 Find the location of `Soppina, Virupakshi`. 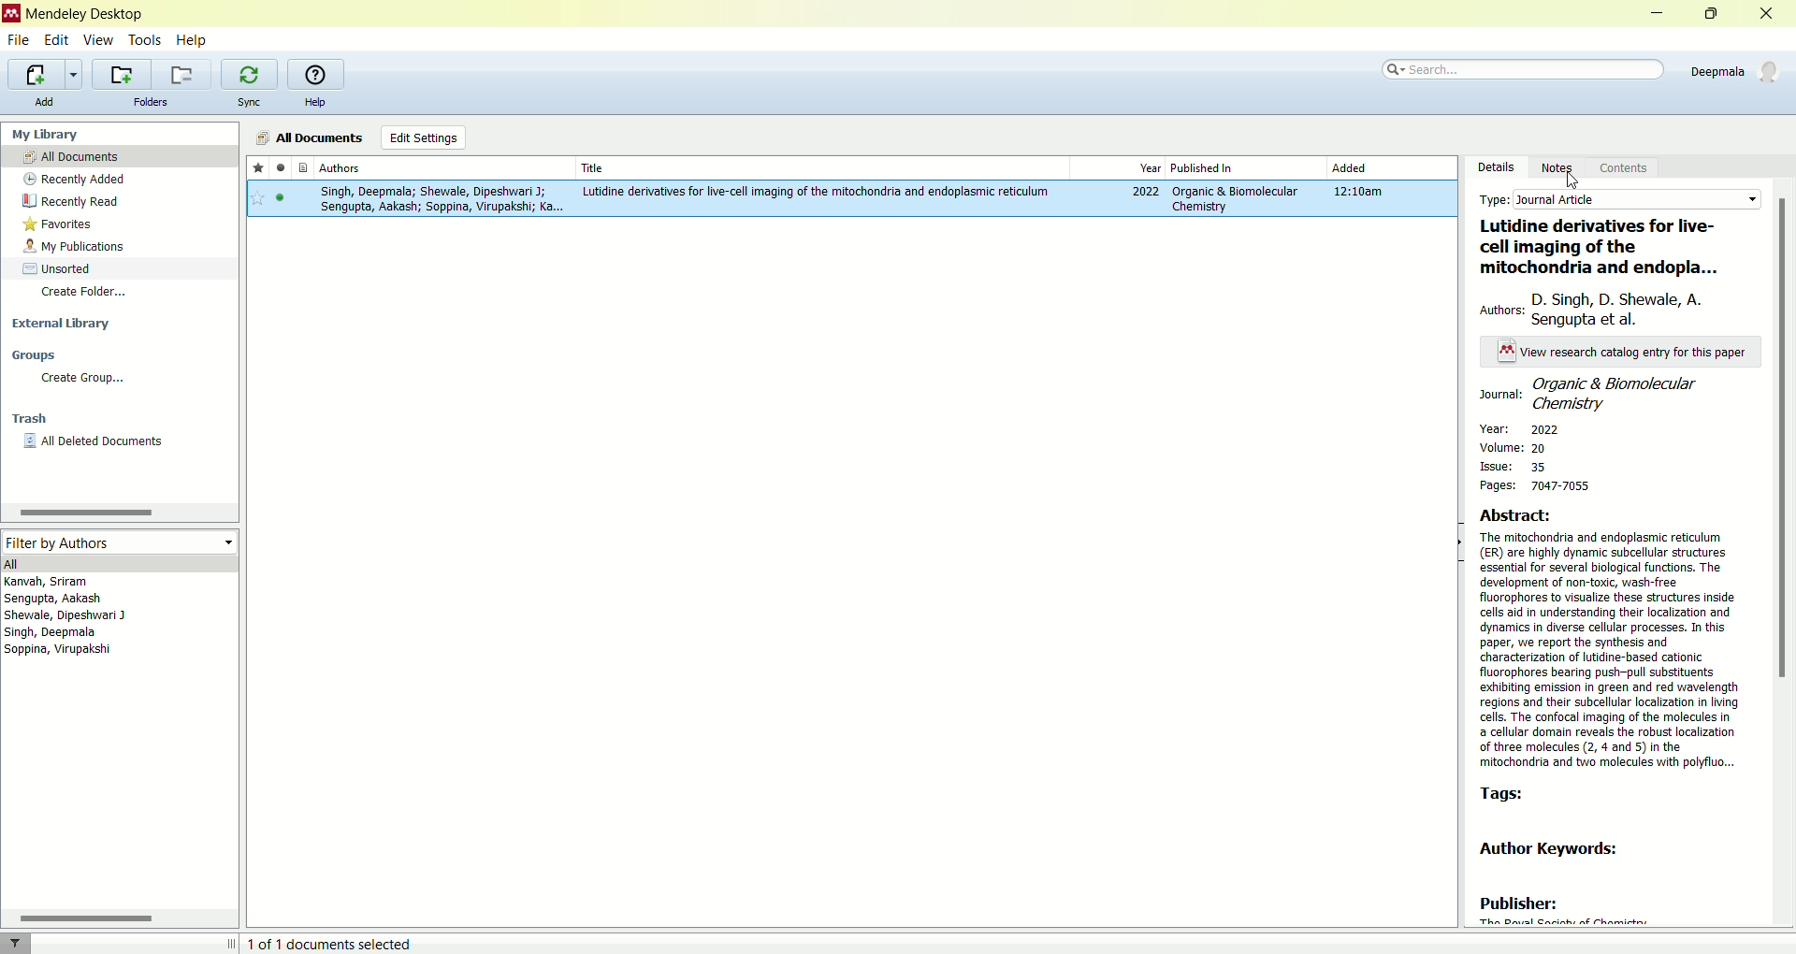

Soppina, Virupakshi is located at coordinates (58, 652).